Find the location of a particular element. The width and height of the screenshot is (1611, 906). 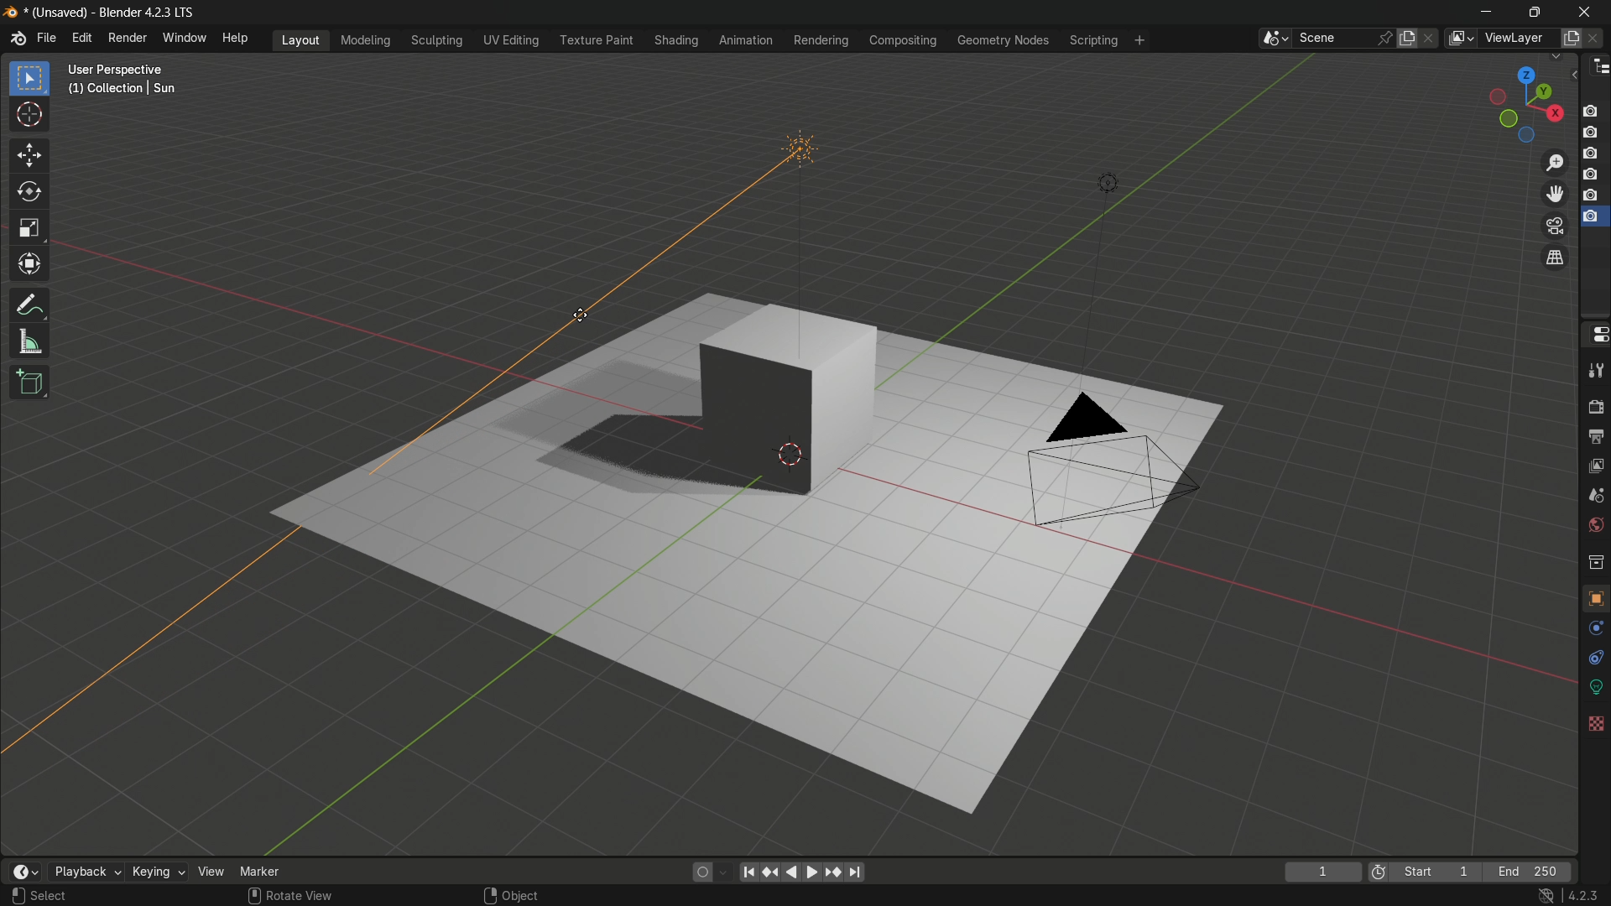

physics is located at coordinates (1596, 628).